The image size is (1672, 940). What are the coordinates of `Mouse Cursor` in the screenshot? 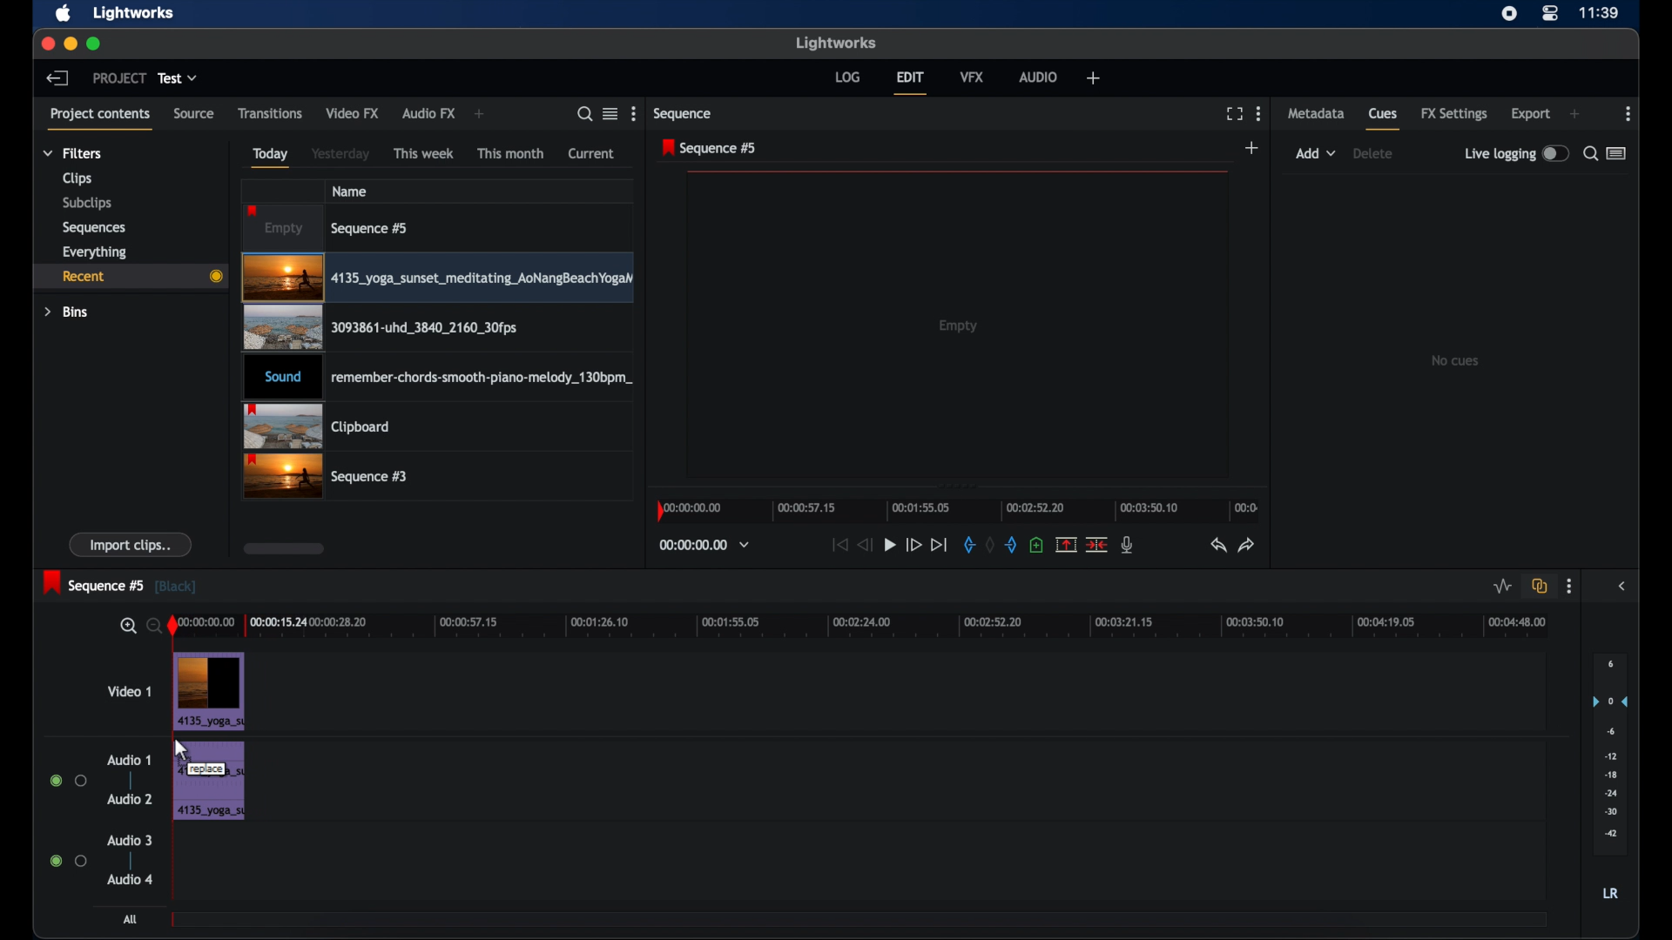 It's located at (181, 751).